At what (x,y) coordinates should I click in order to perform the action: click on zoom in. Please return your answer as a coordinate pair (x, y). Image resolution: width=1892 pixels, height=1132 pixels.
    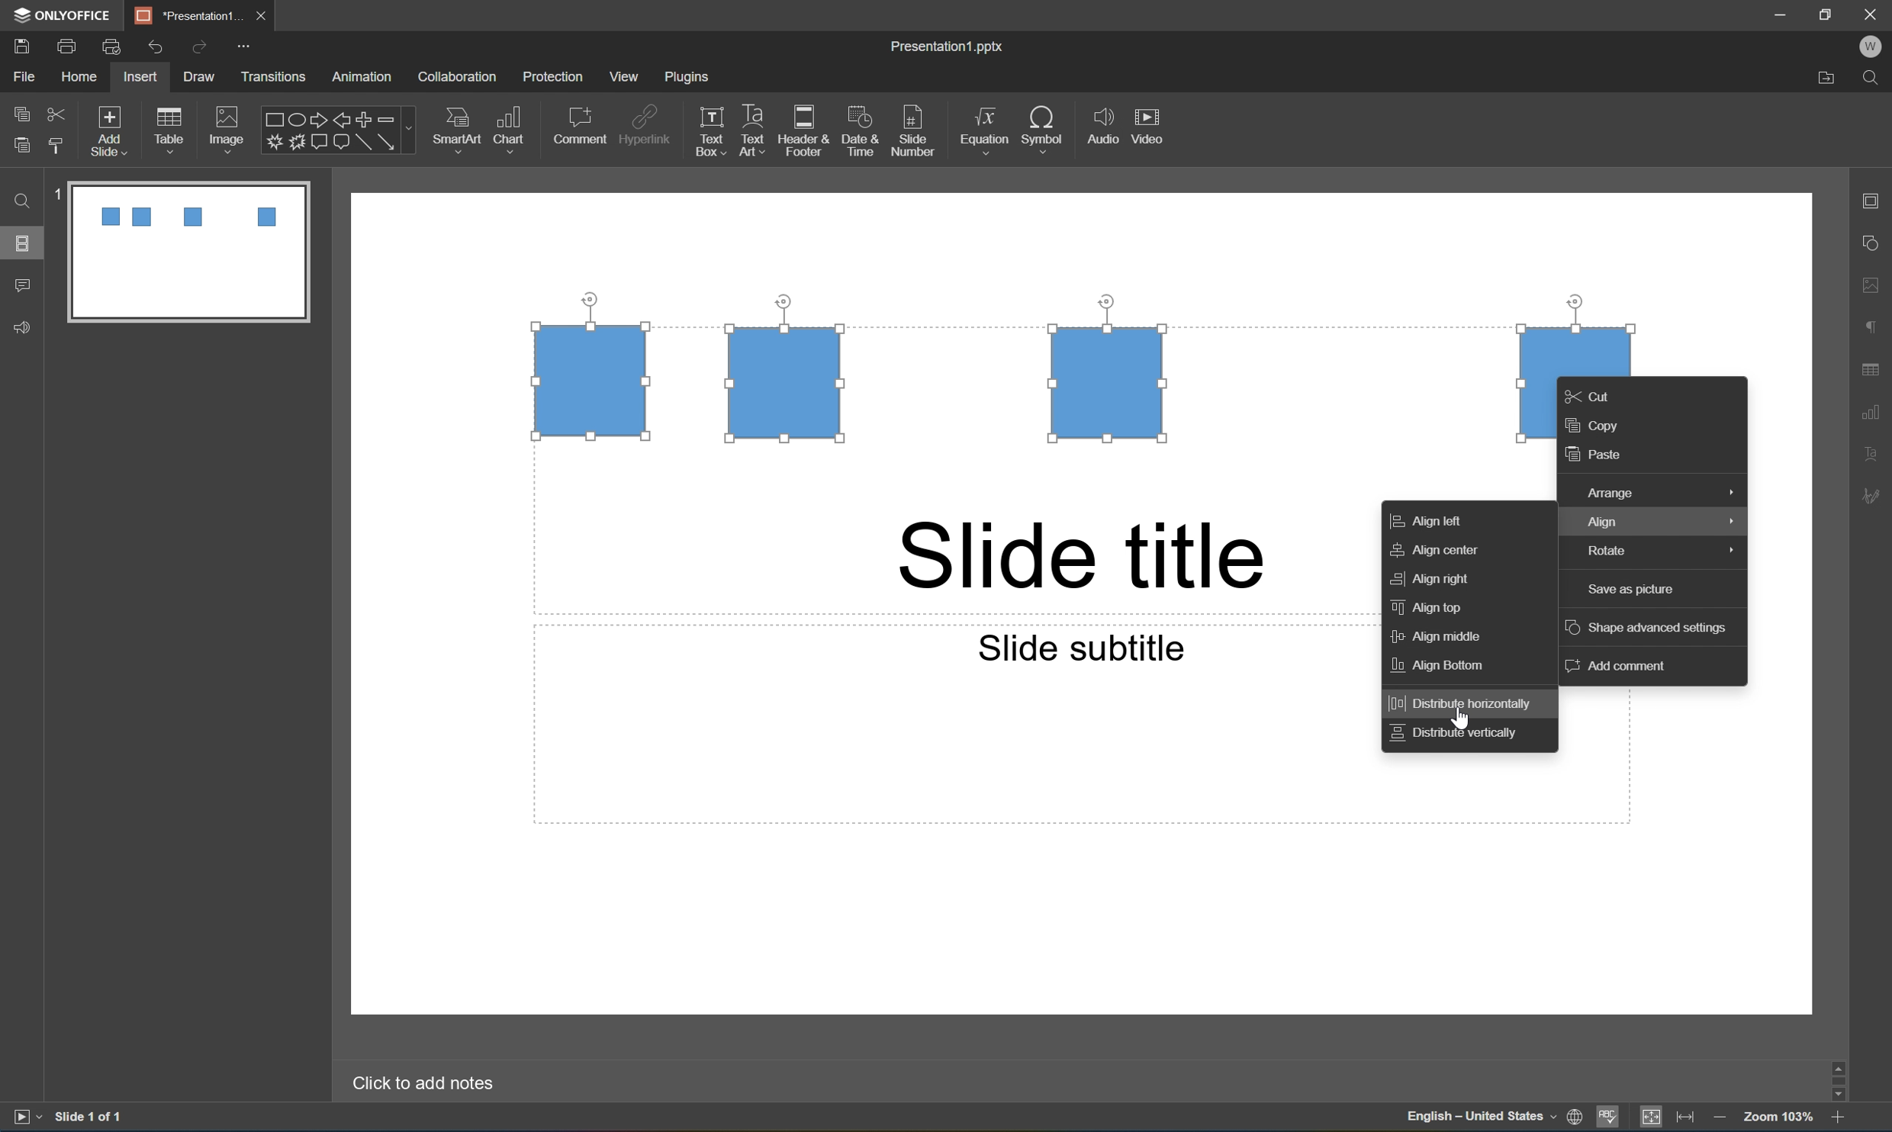
    Looking at the image, I should click on (1836, 1121).